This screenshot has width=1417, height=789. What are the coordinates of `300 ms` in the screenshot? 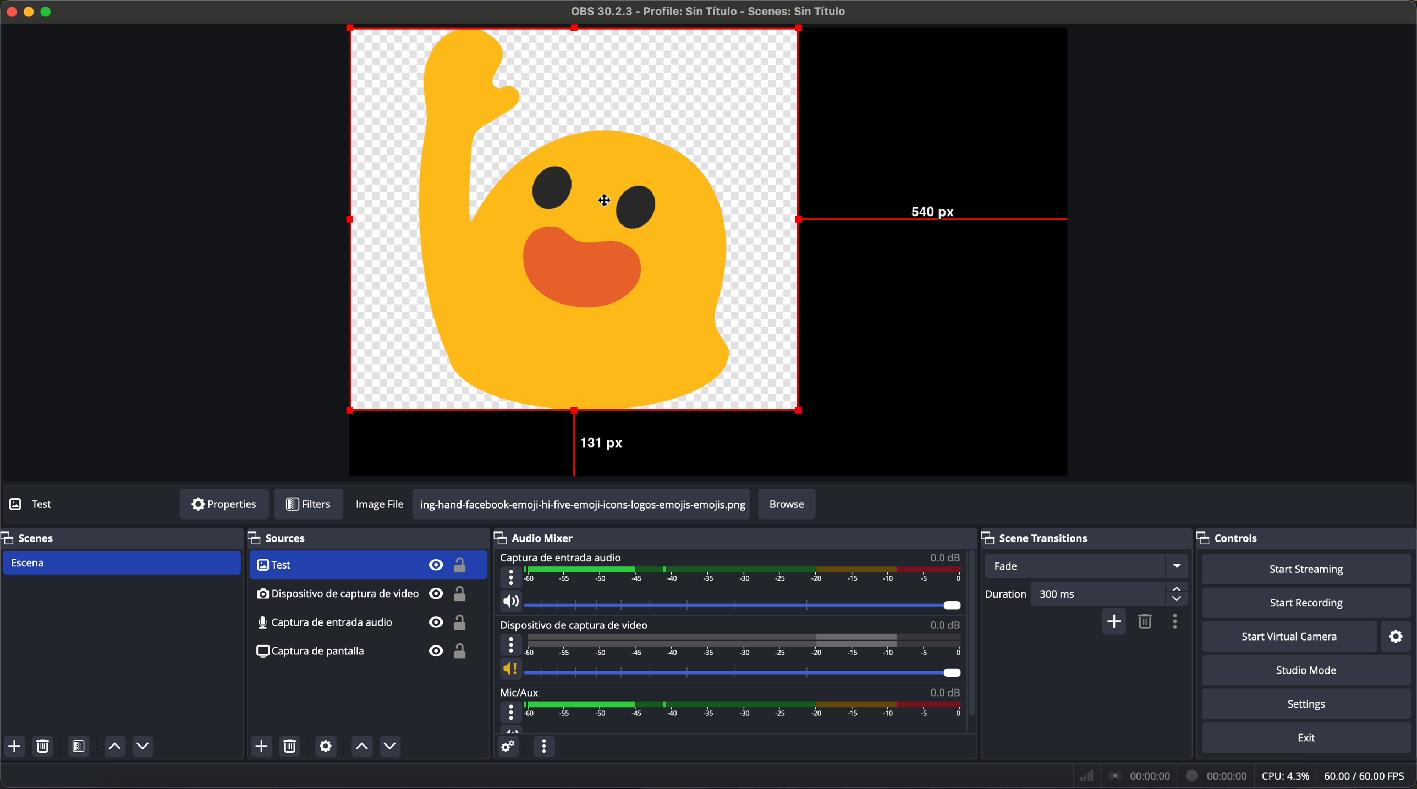 It's located at (1111, 594).